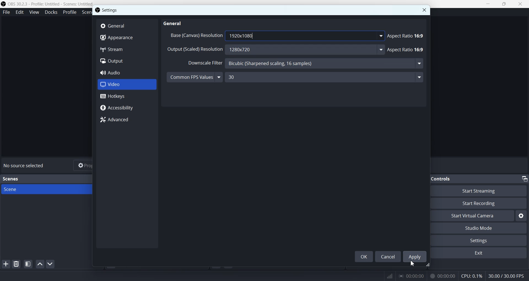  Describe the element at coordinates (12, 179) in the screenshot. I see `Text` at that location.